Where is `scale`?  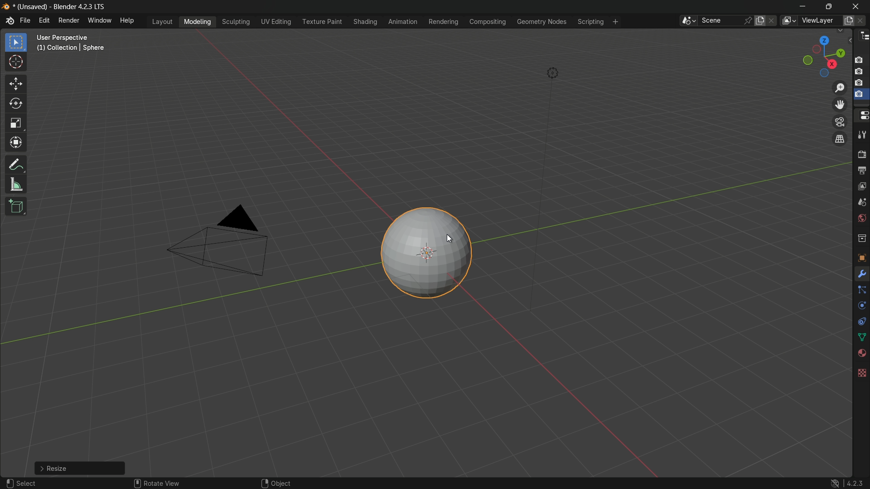 scale is located at coordinates (15, 124).